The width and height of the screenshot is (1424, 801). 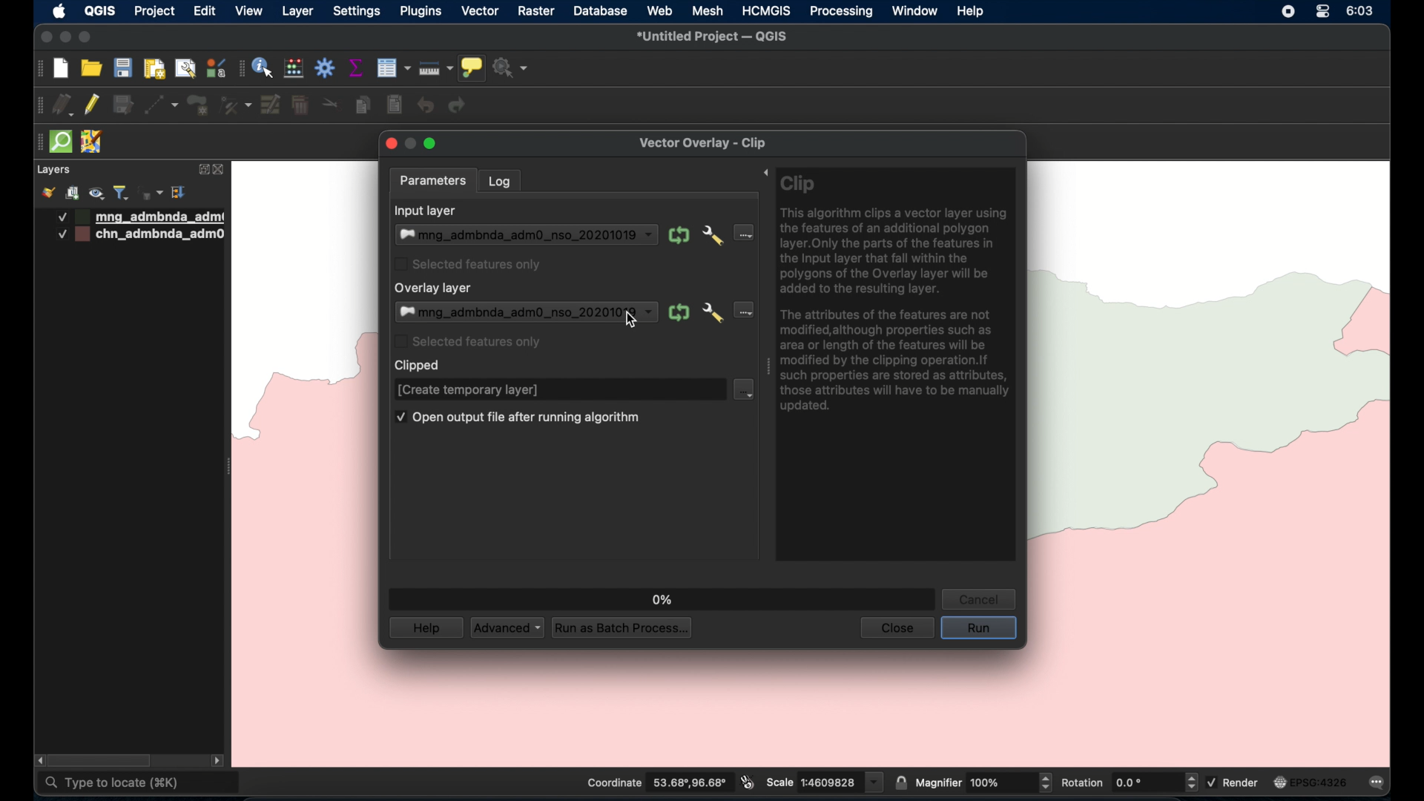 I want to click on paste features, so click(x=395, y=105).